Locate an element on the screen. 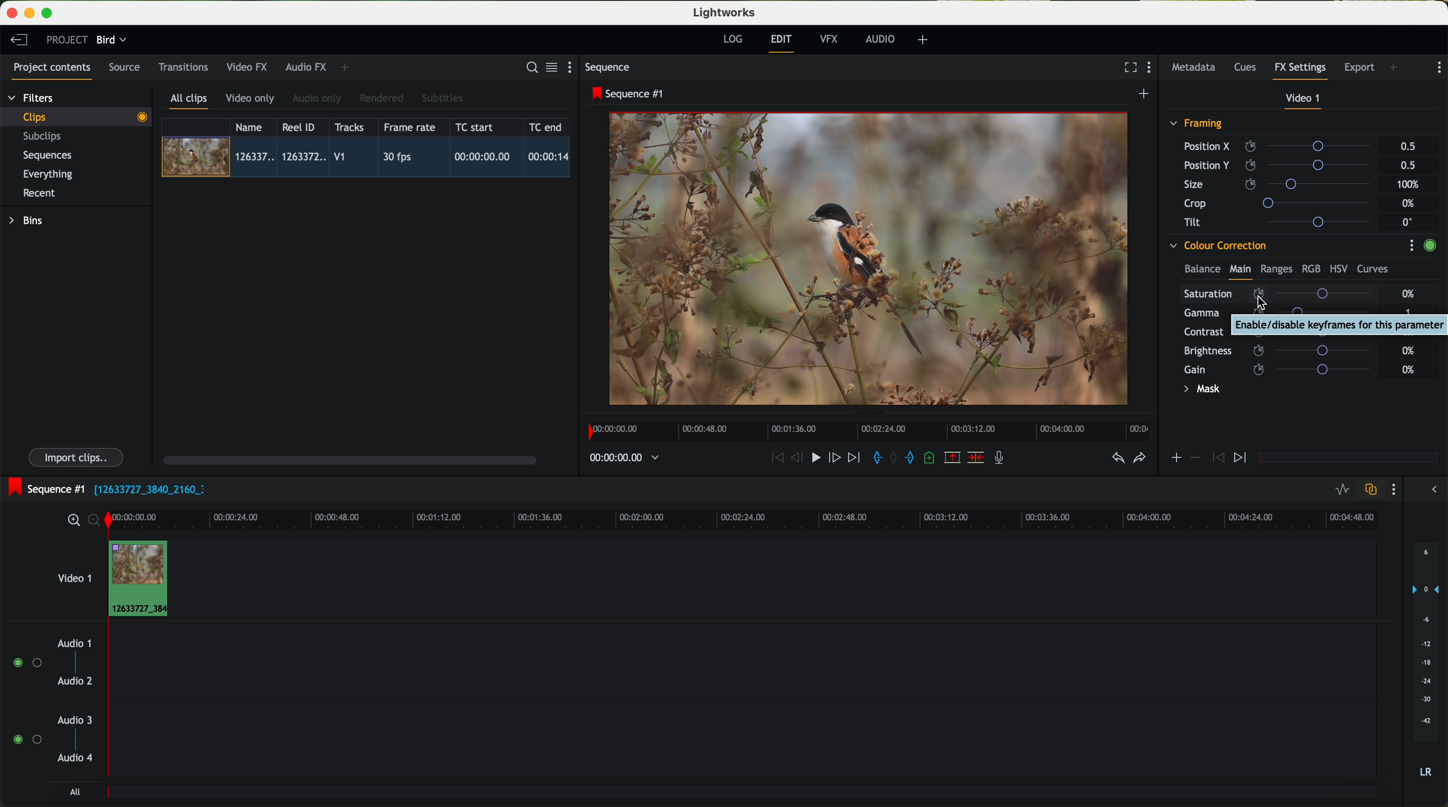 The width and height of the screenshot is (1448, 807). export is located at coordinates (1360, 69).